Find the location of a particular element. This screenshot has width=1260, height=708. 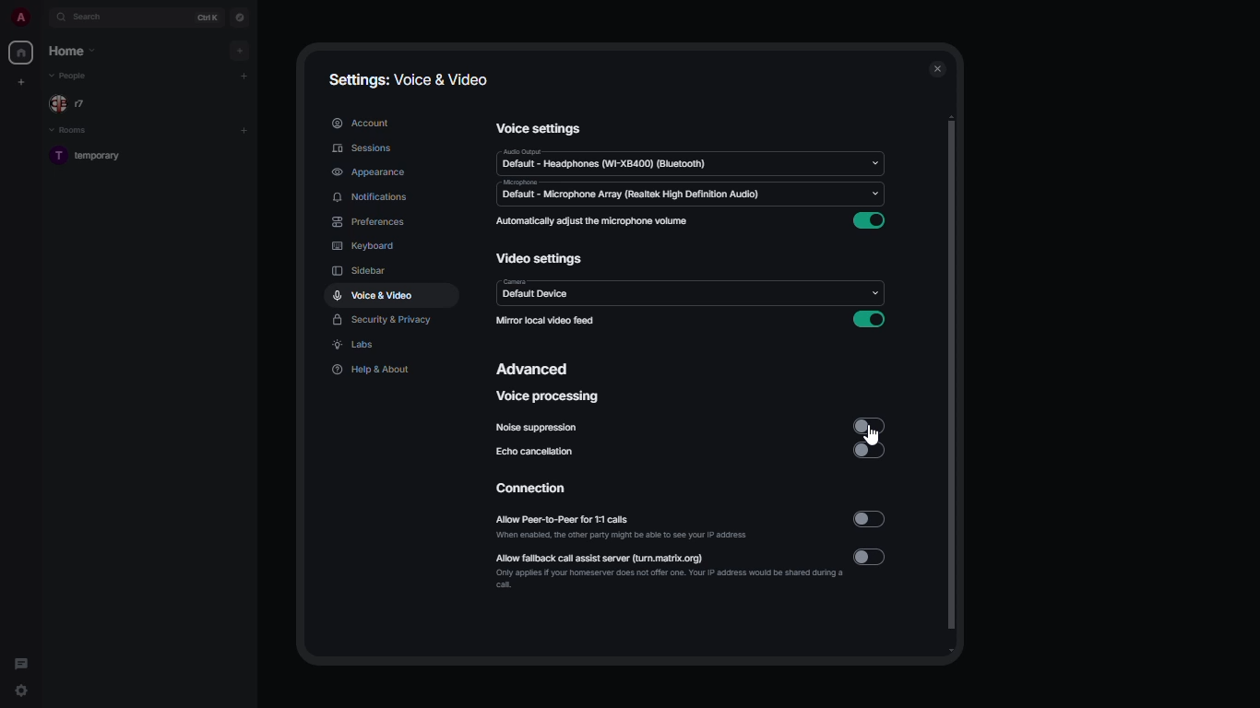

disabled is located at coordinates (870, 518).